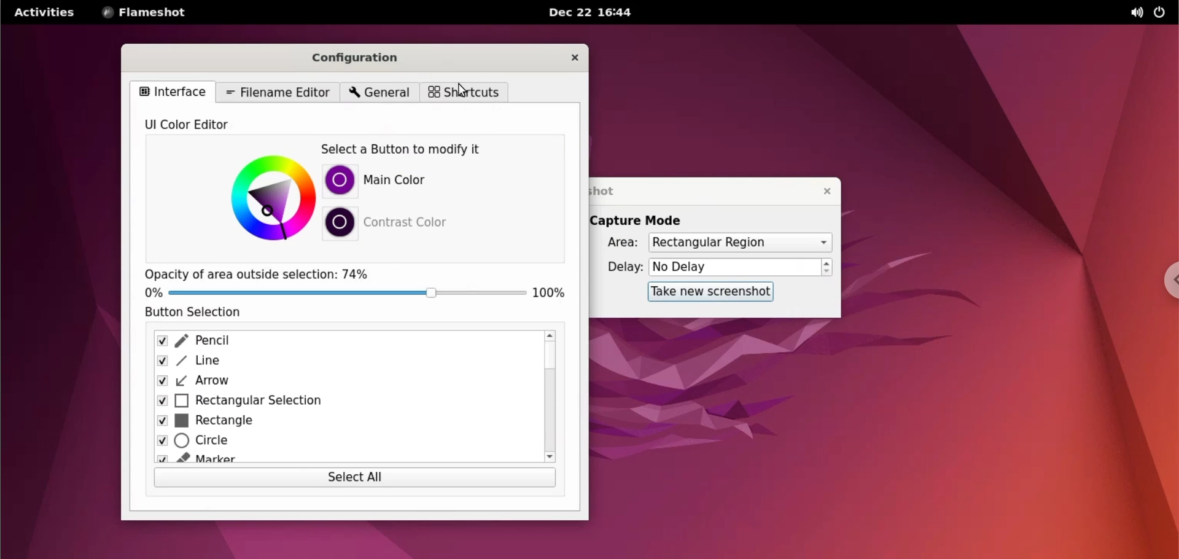 The height and width of the screenshot is (559, 1179). Describe the element at coordinates (363, 58) in the screenshot. I see `configuration` at that location.